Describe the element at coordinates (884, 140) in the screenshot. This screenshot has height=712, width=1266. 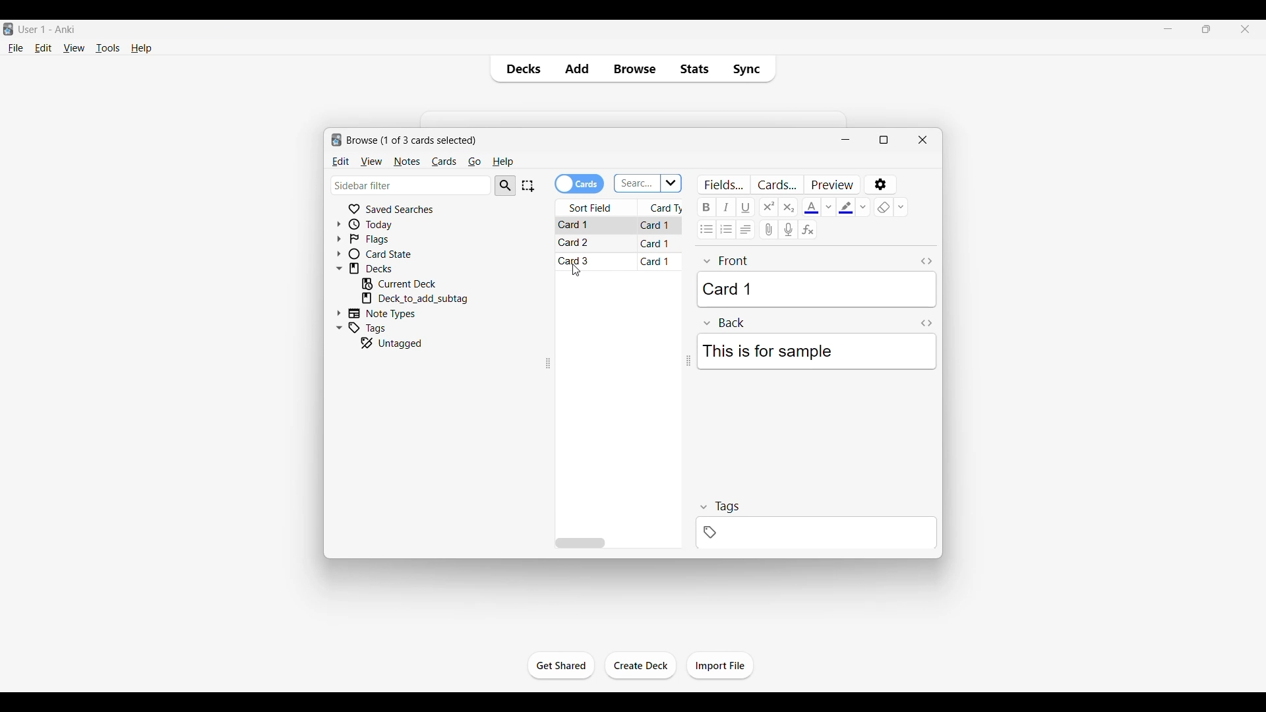
I see `Show window in` at that location.